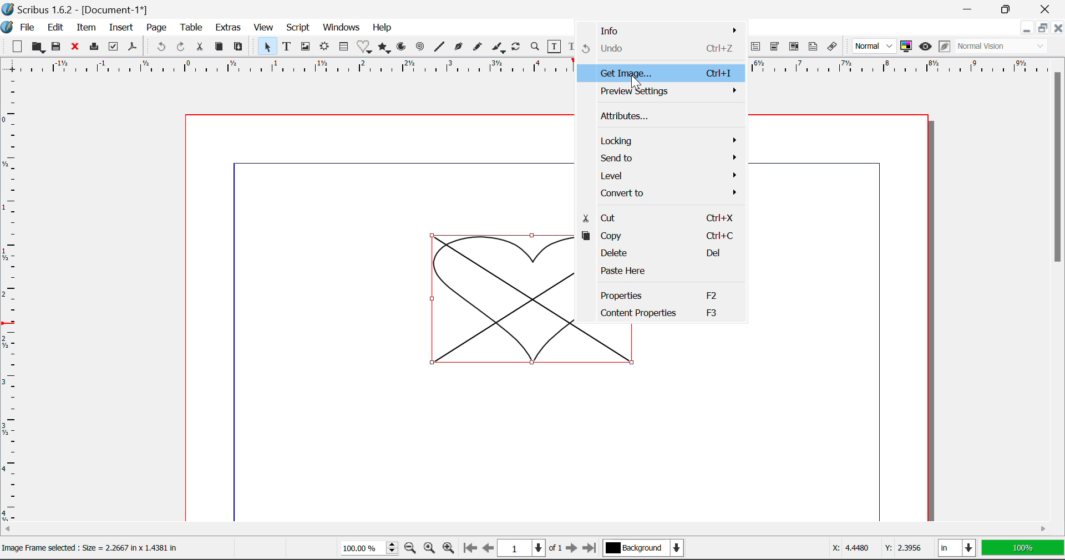 The image size is (1065, 560). I want to click on Text Annotation, so click(812, 47).